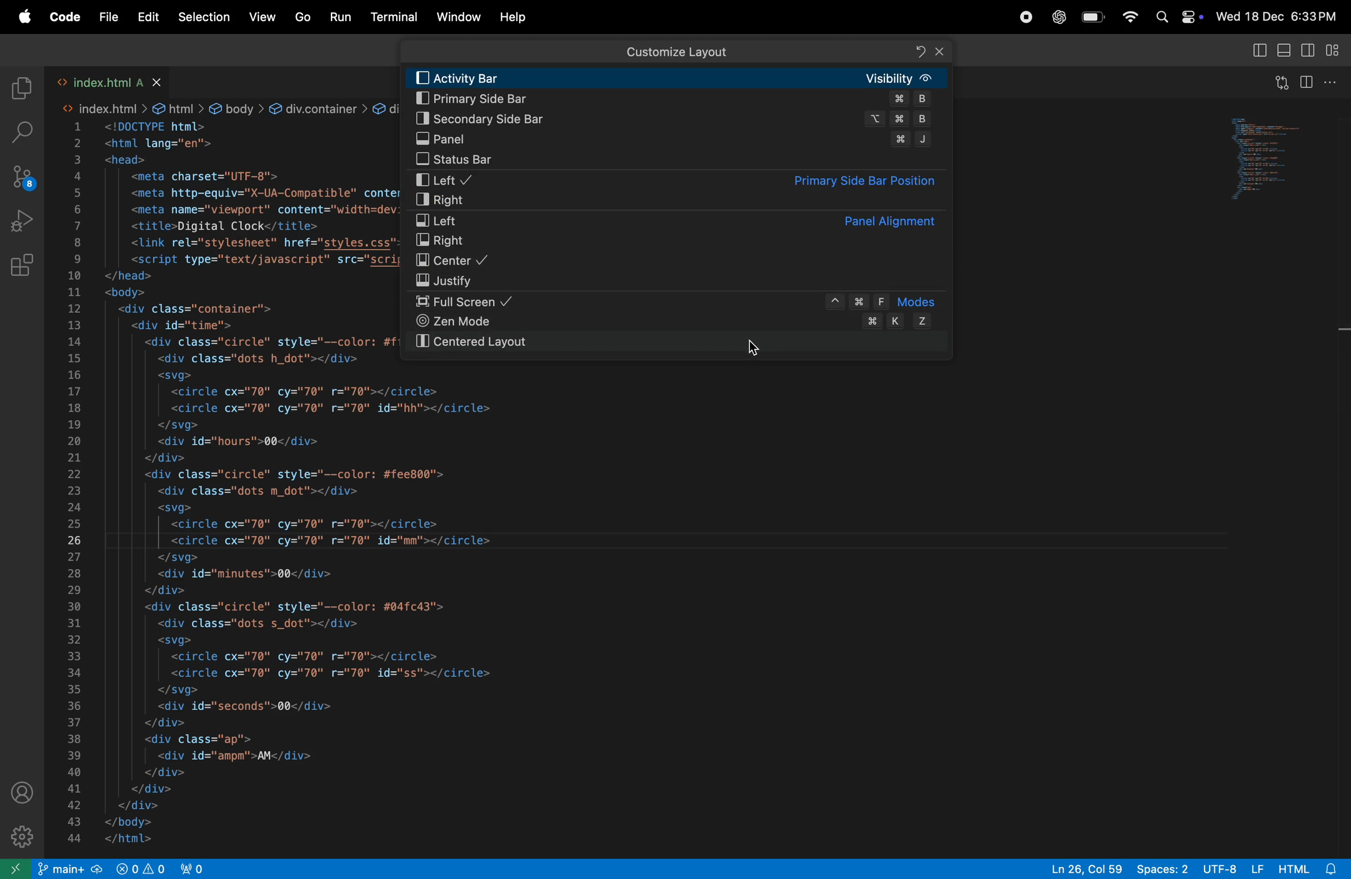  What do you see at coordinates (1257, 49) in the screenshot?
I see `toggle primary side bar` at bounding box center [1257, 49].